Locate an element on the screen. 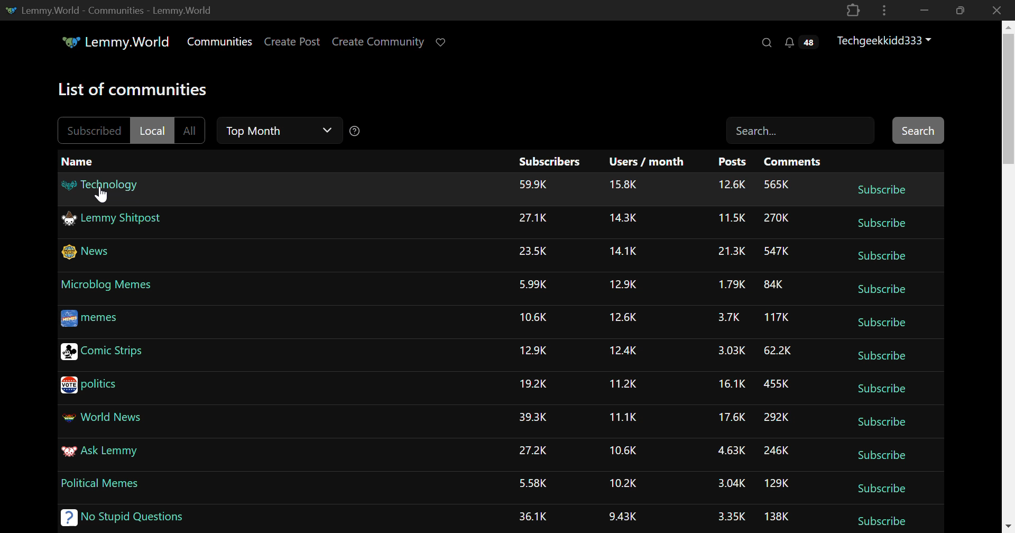 This screenshot has height=533, width=1015. 3.03K is located at coordinates (728, 350).